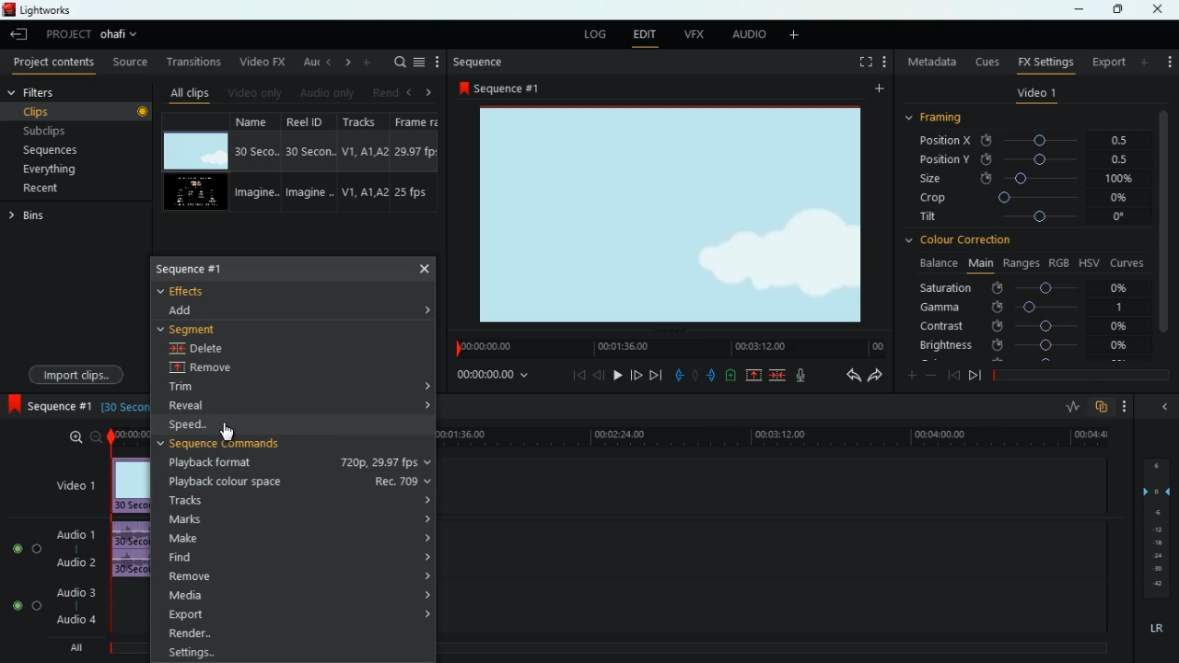  I want to click on rend, so click(379, 90).